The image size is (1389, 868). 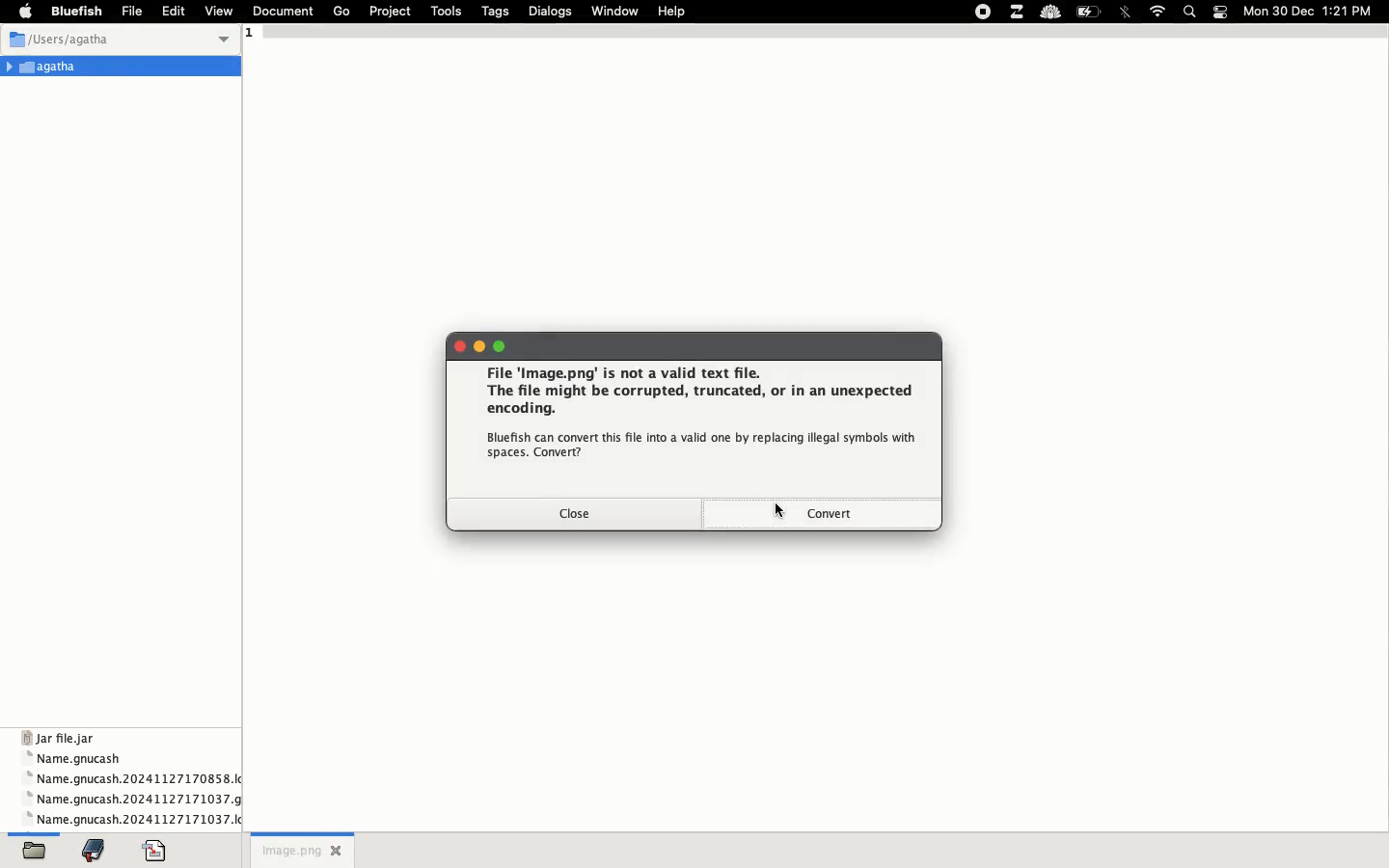 I want to click on document , so click(x=288, y=12).